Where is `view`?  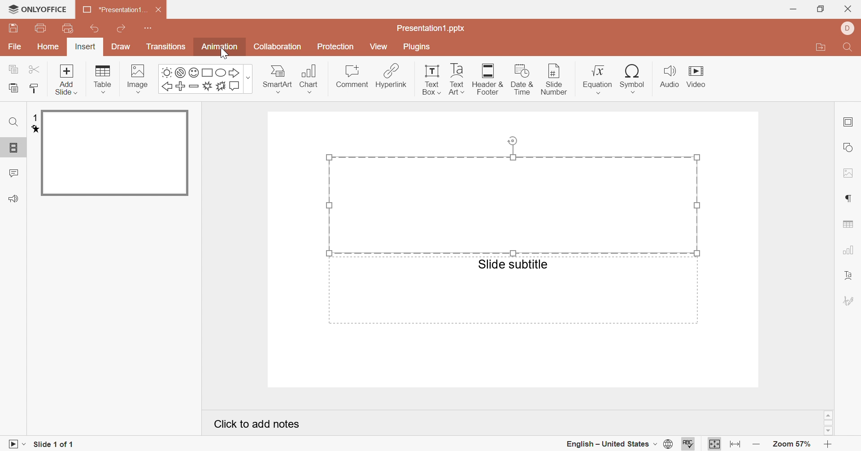
view is located at coordinates (379, 46).